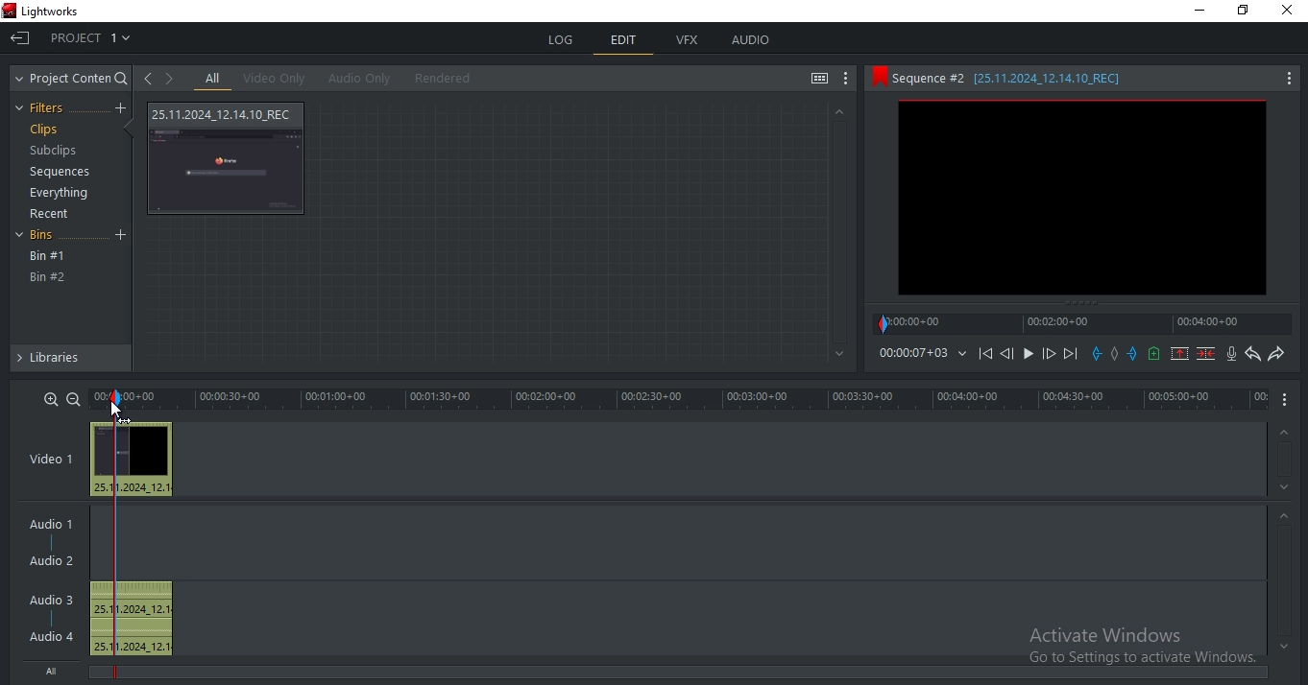 The image size is (1308, 685). I want to click on Up, so click(1285, 515).